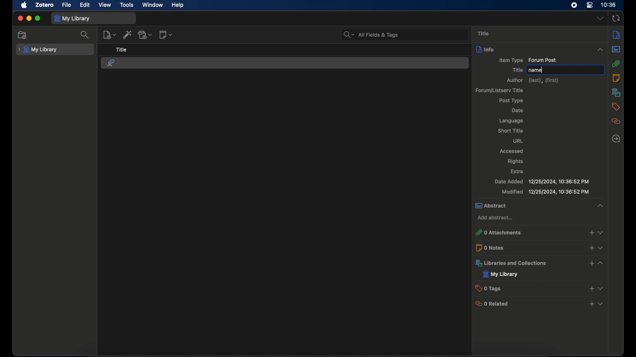 The width and height of the screenshot is (636, 357). What do you see at coordinates (127, 5) in the screenshot?
I see `tools` at bounding box center [127, 5].